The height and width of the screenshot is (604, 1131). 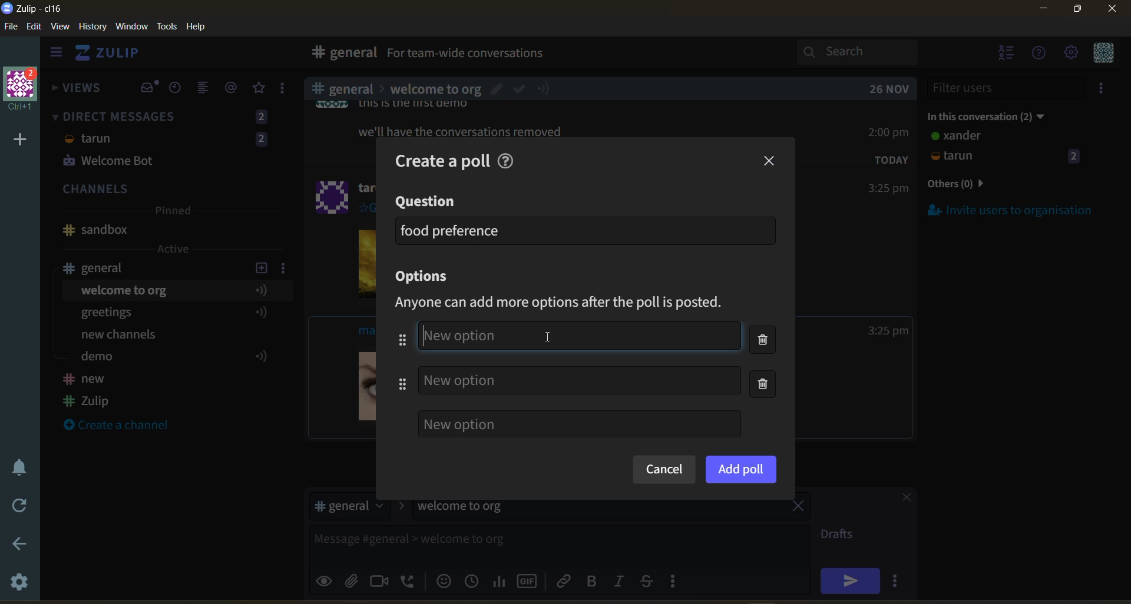 What do you see at coordinates (1007, 148) in the screenshot?
I see `users and status` at bounding box center [1007, 148].